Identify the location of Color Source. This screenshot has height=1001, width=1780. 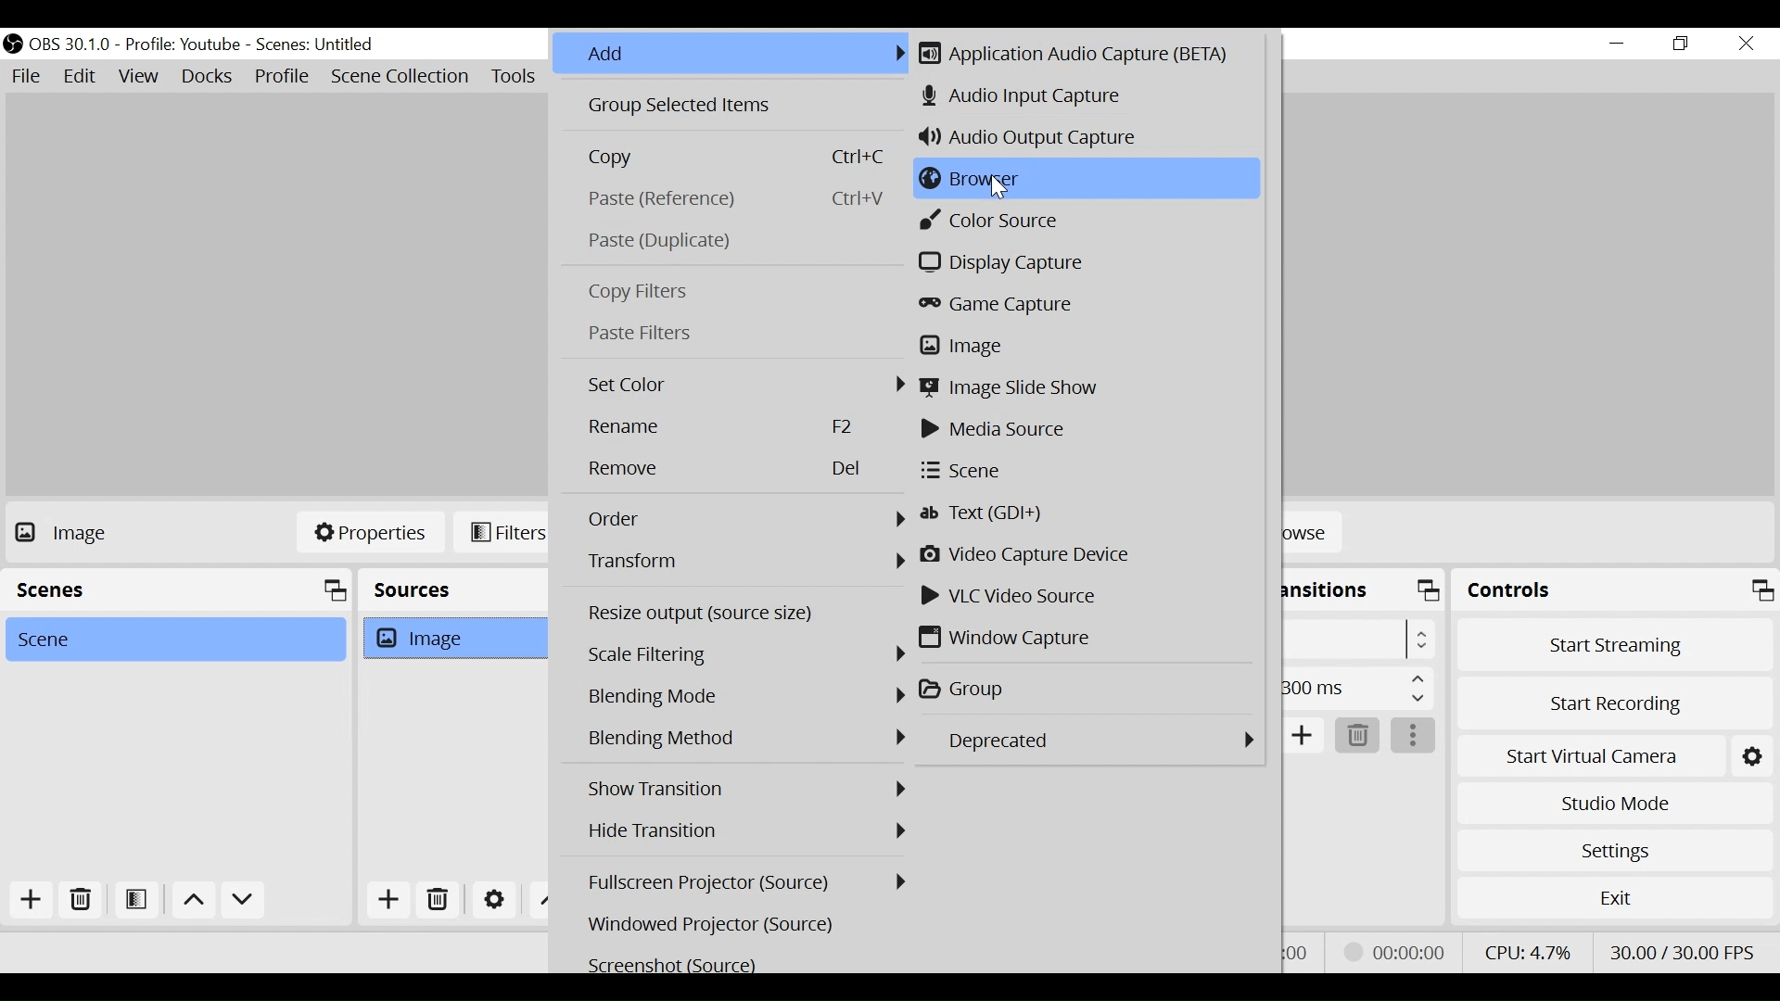
(1087, 224).